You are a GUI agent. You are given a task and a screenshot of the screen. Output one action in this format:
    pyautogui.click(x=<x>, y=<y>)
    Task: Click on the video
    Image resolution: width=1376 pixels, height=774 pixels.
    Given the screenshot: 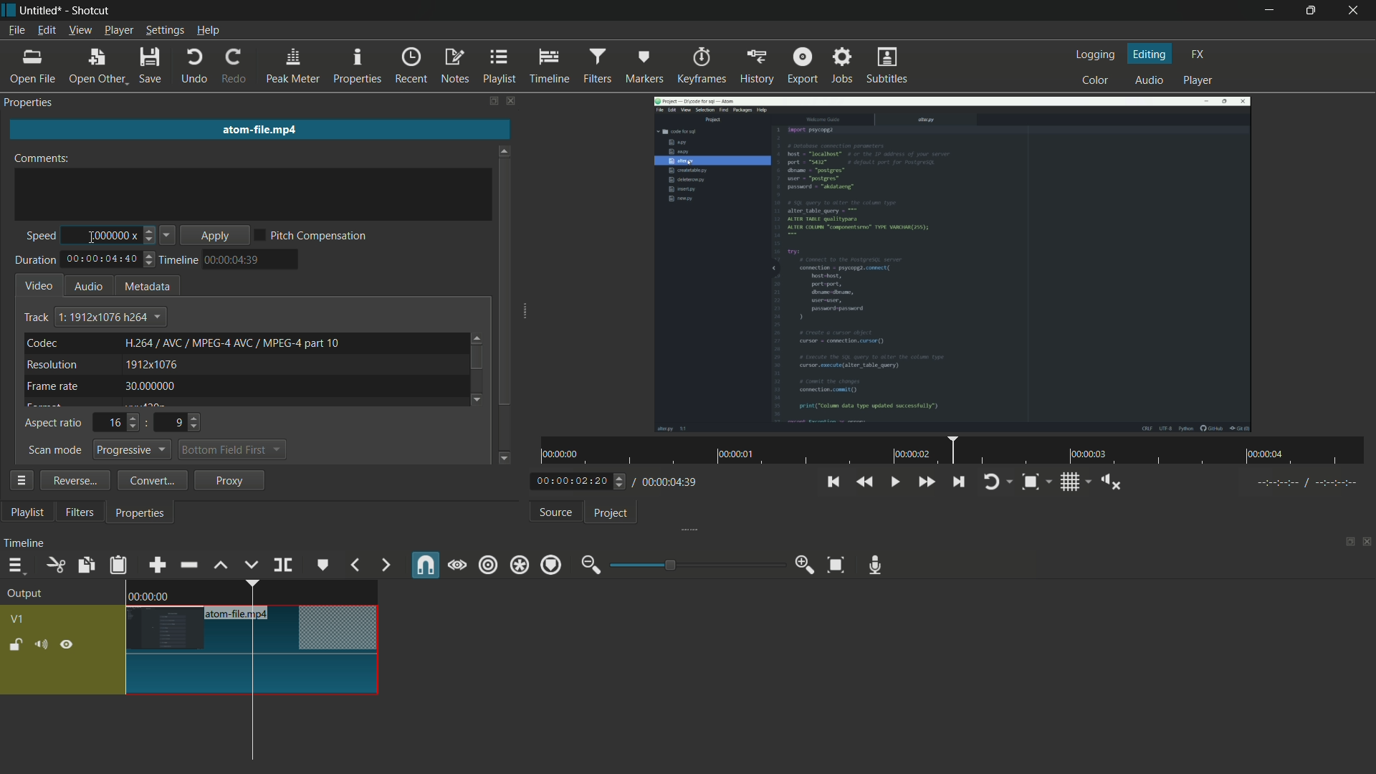 What is the action you would take?
    pyautogui.click(x=39, y=285)
    